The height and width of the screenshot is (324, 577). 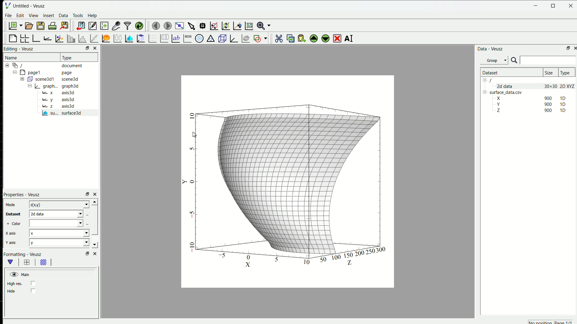 I want to click on Type, so click(x=566, y=73).